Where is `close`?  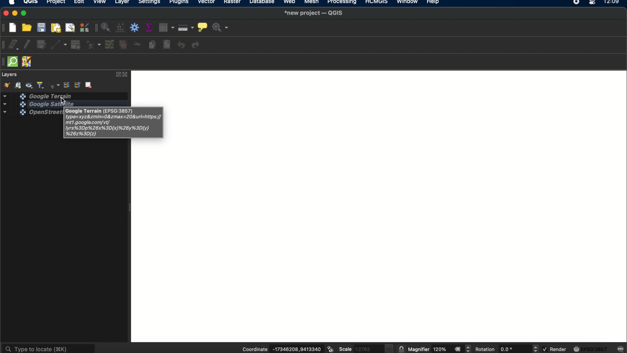 close is located at coordinates (457, 349).